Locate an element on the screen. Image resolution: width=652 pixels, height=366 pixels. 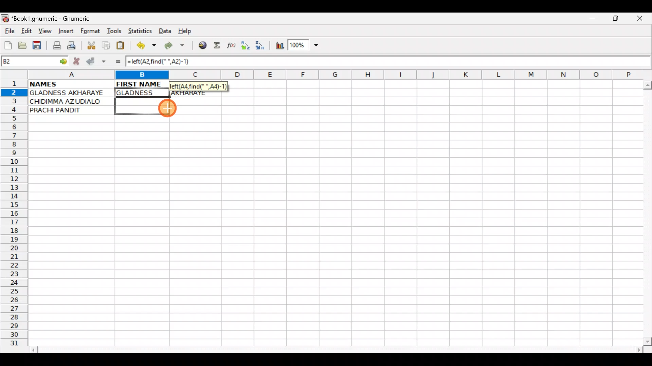
Cut selection is located at coordinates (91, 44).